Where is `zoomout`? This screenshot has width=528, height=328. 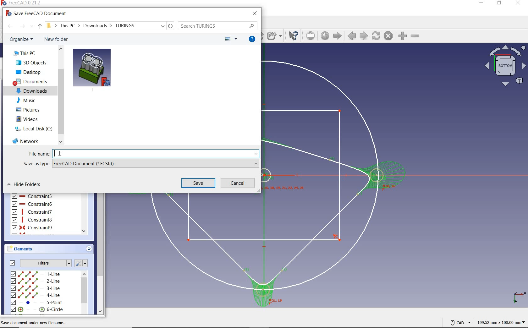
zoomout is located at coordinates (416, 37).